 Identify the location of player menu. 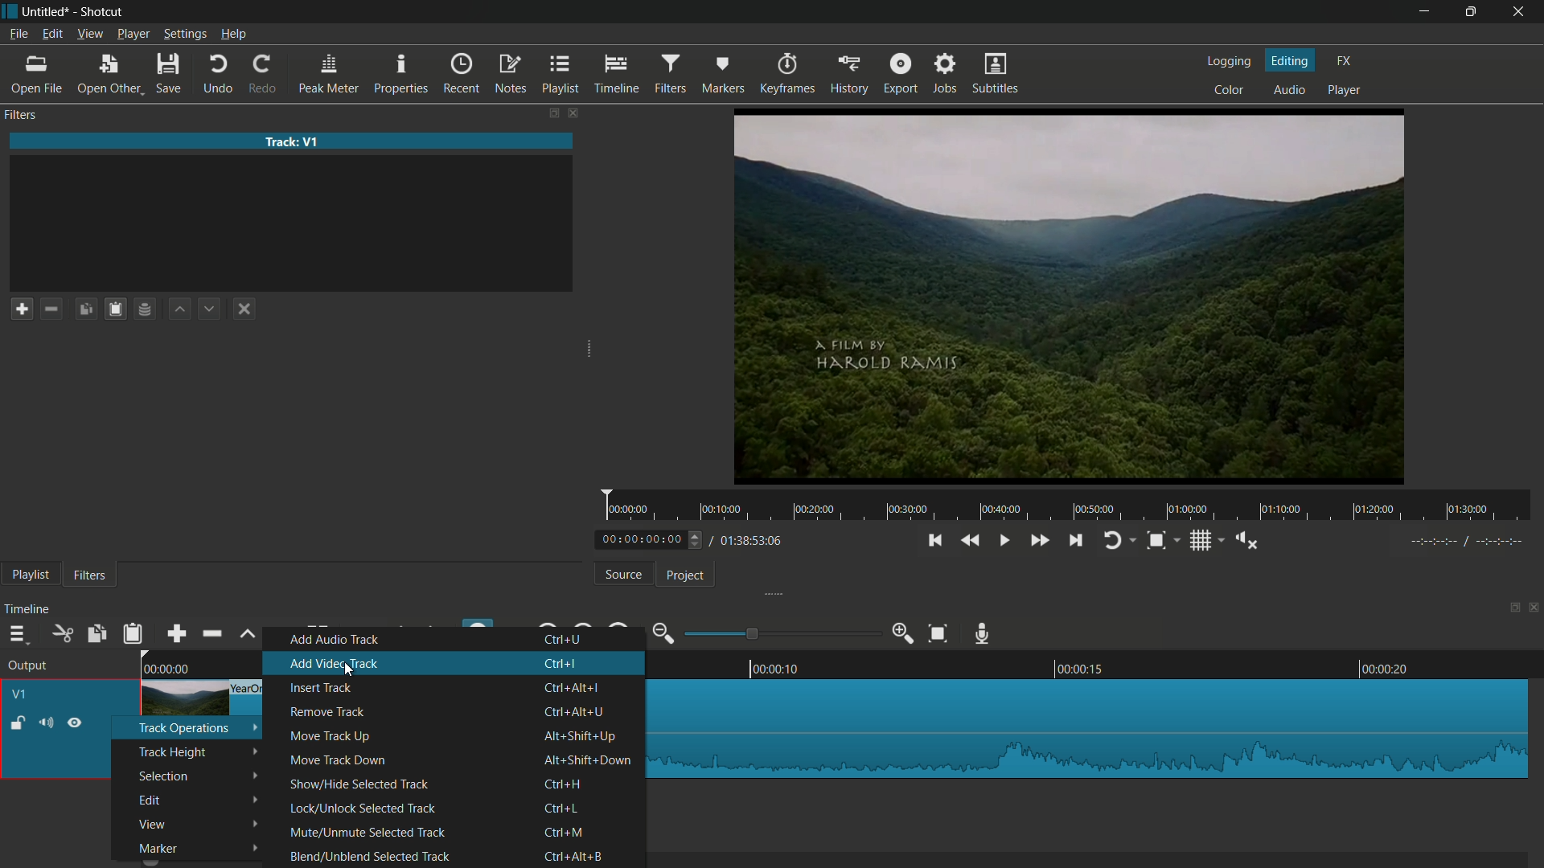
(133, 34).